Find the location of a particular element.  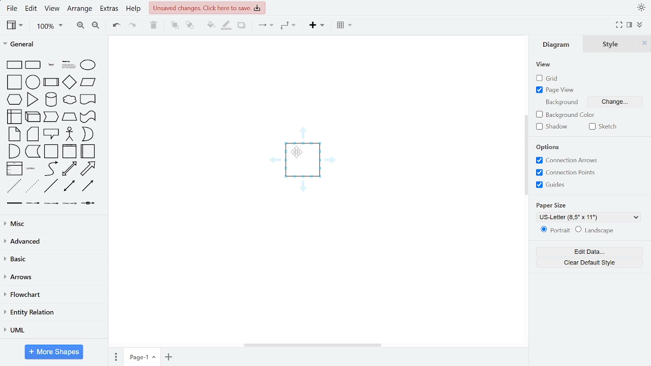

horizontal scrollbar is located at coordinates (312, 345).